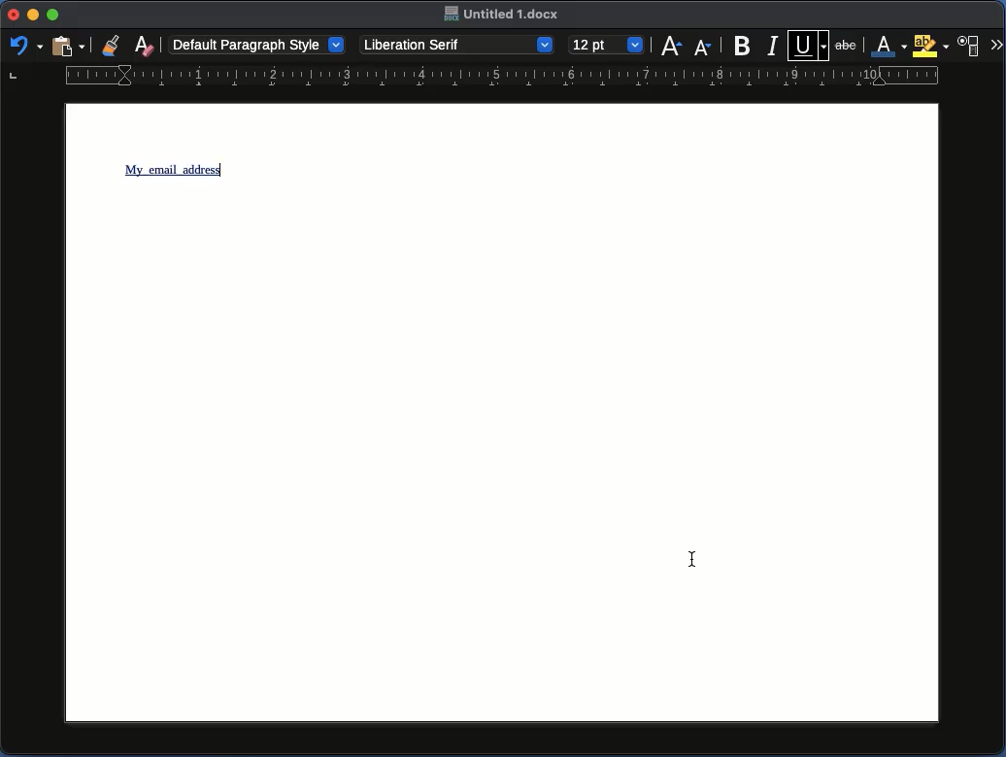 The height and width of the screenshot is (757, 1006). I want to click on Minimize, so click(33, 16).